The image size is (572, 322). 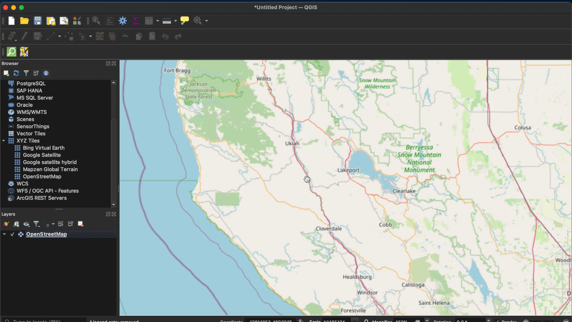 What do you see at coordinates (39, 148) in the screenshot?
I see `bing virtual earth` at bounding box center [39, 148].